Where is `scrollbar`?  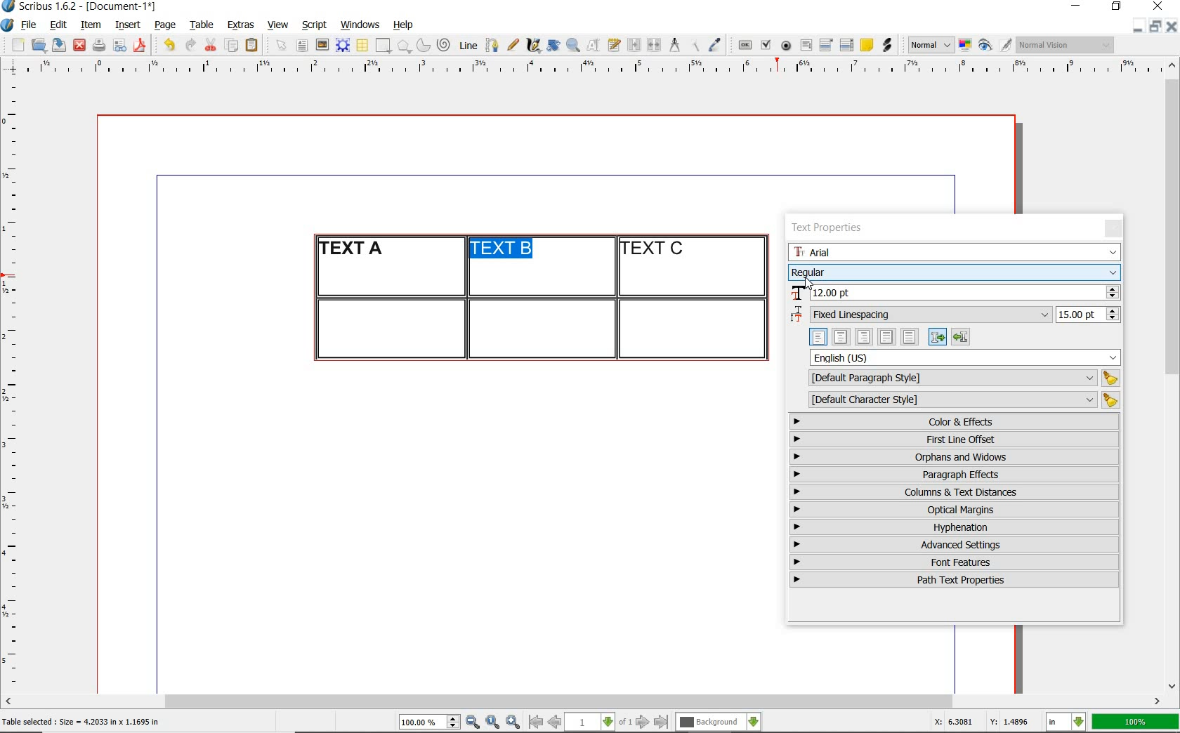 scrollbar is located at coordinates (1173, 374).